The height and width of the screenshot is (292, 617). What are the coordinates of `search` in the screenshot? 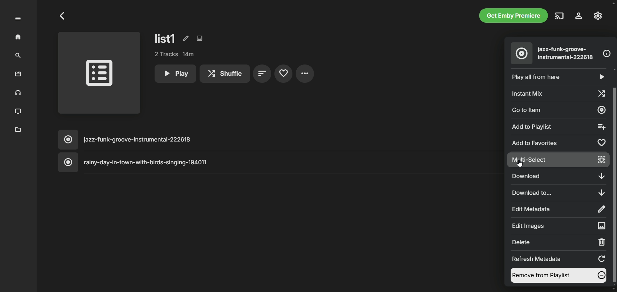 It's located at (18, 56).